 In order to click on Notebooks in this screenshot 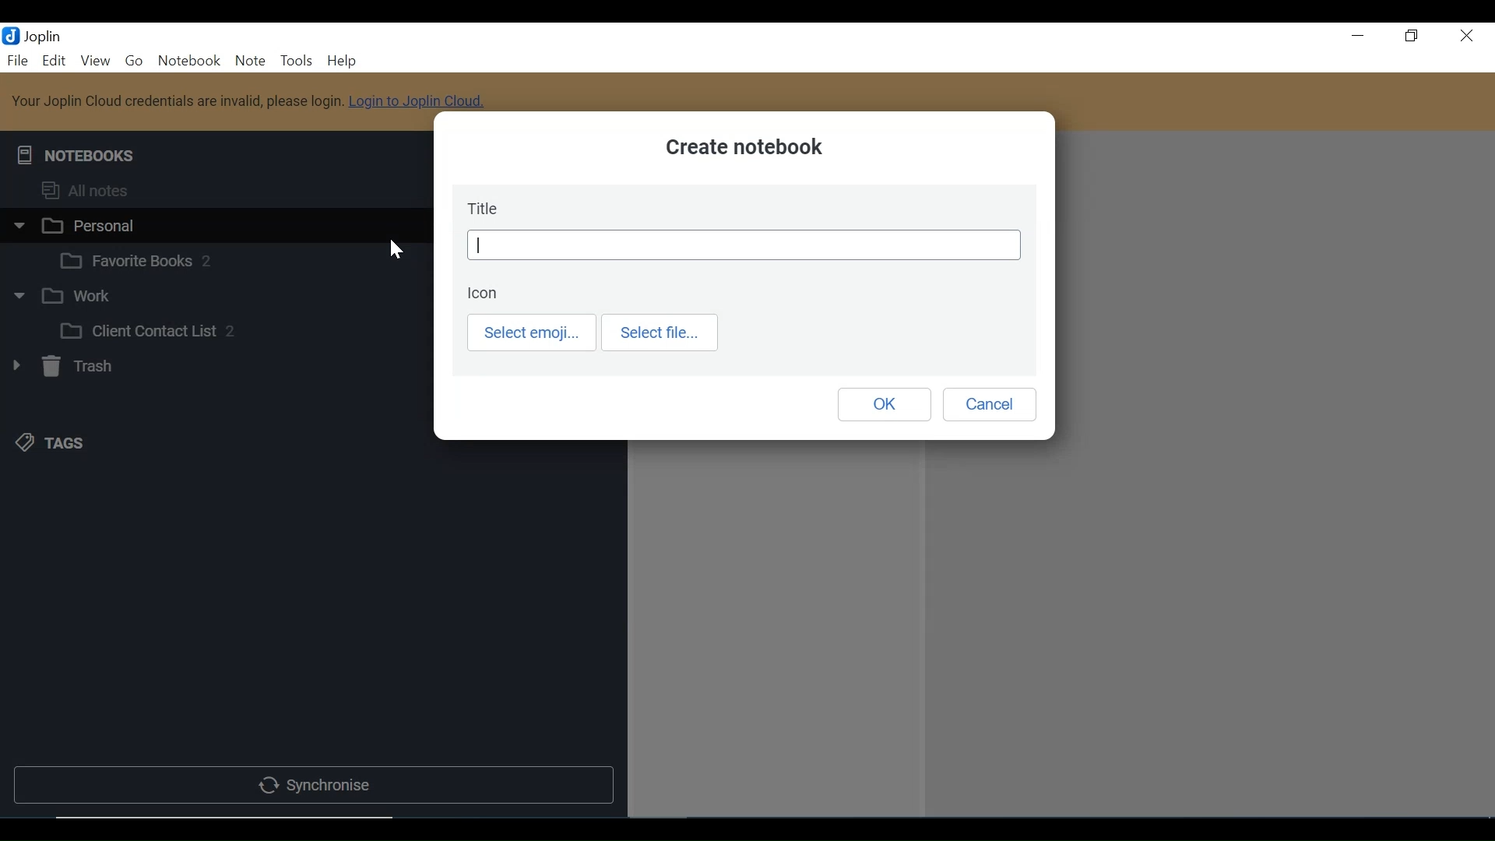, I will do `click(76, 152)`.